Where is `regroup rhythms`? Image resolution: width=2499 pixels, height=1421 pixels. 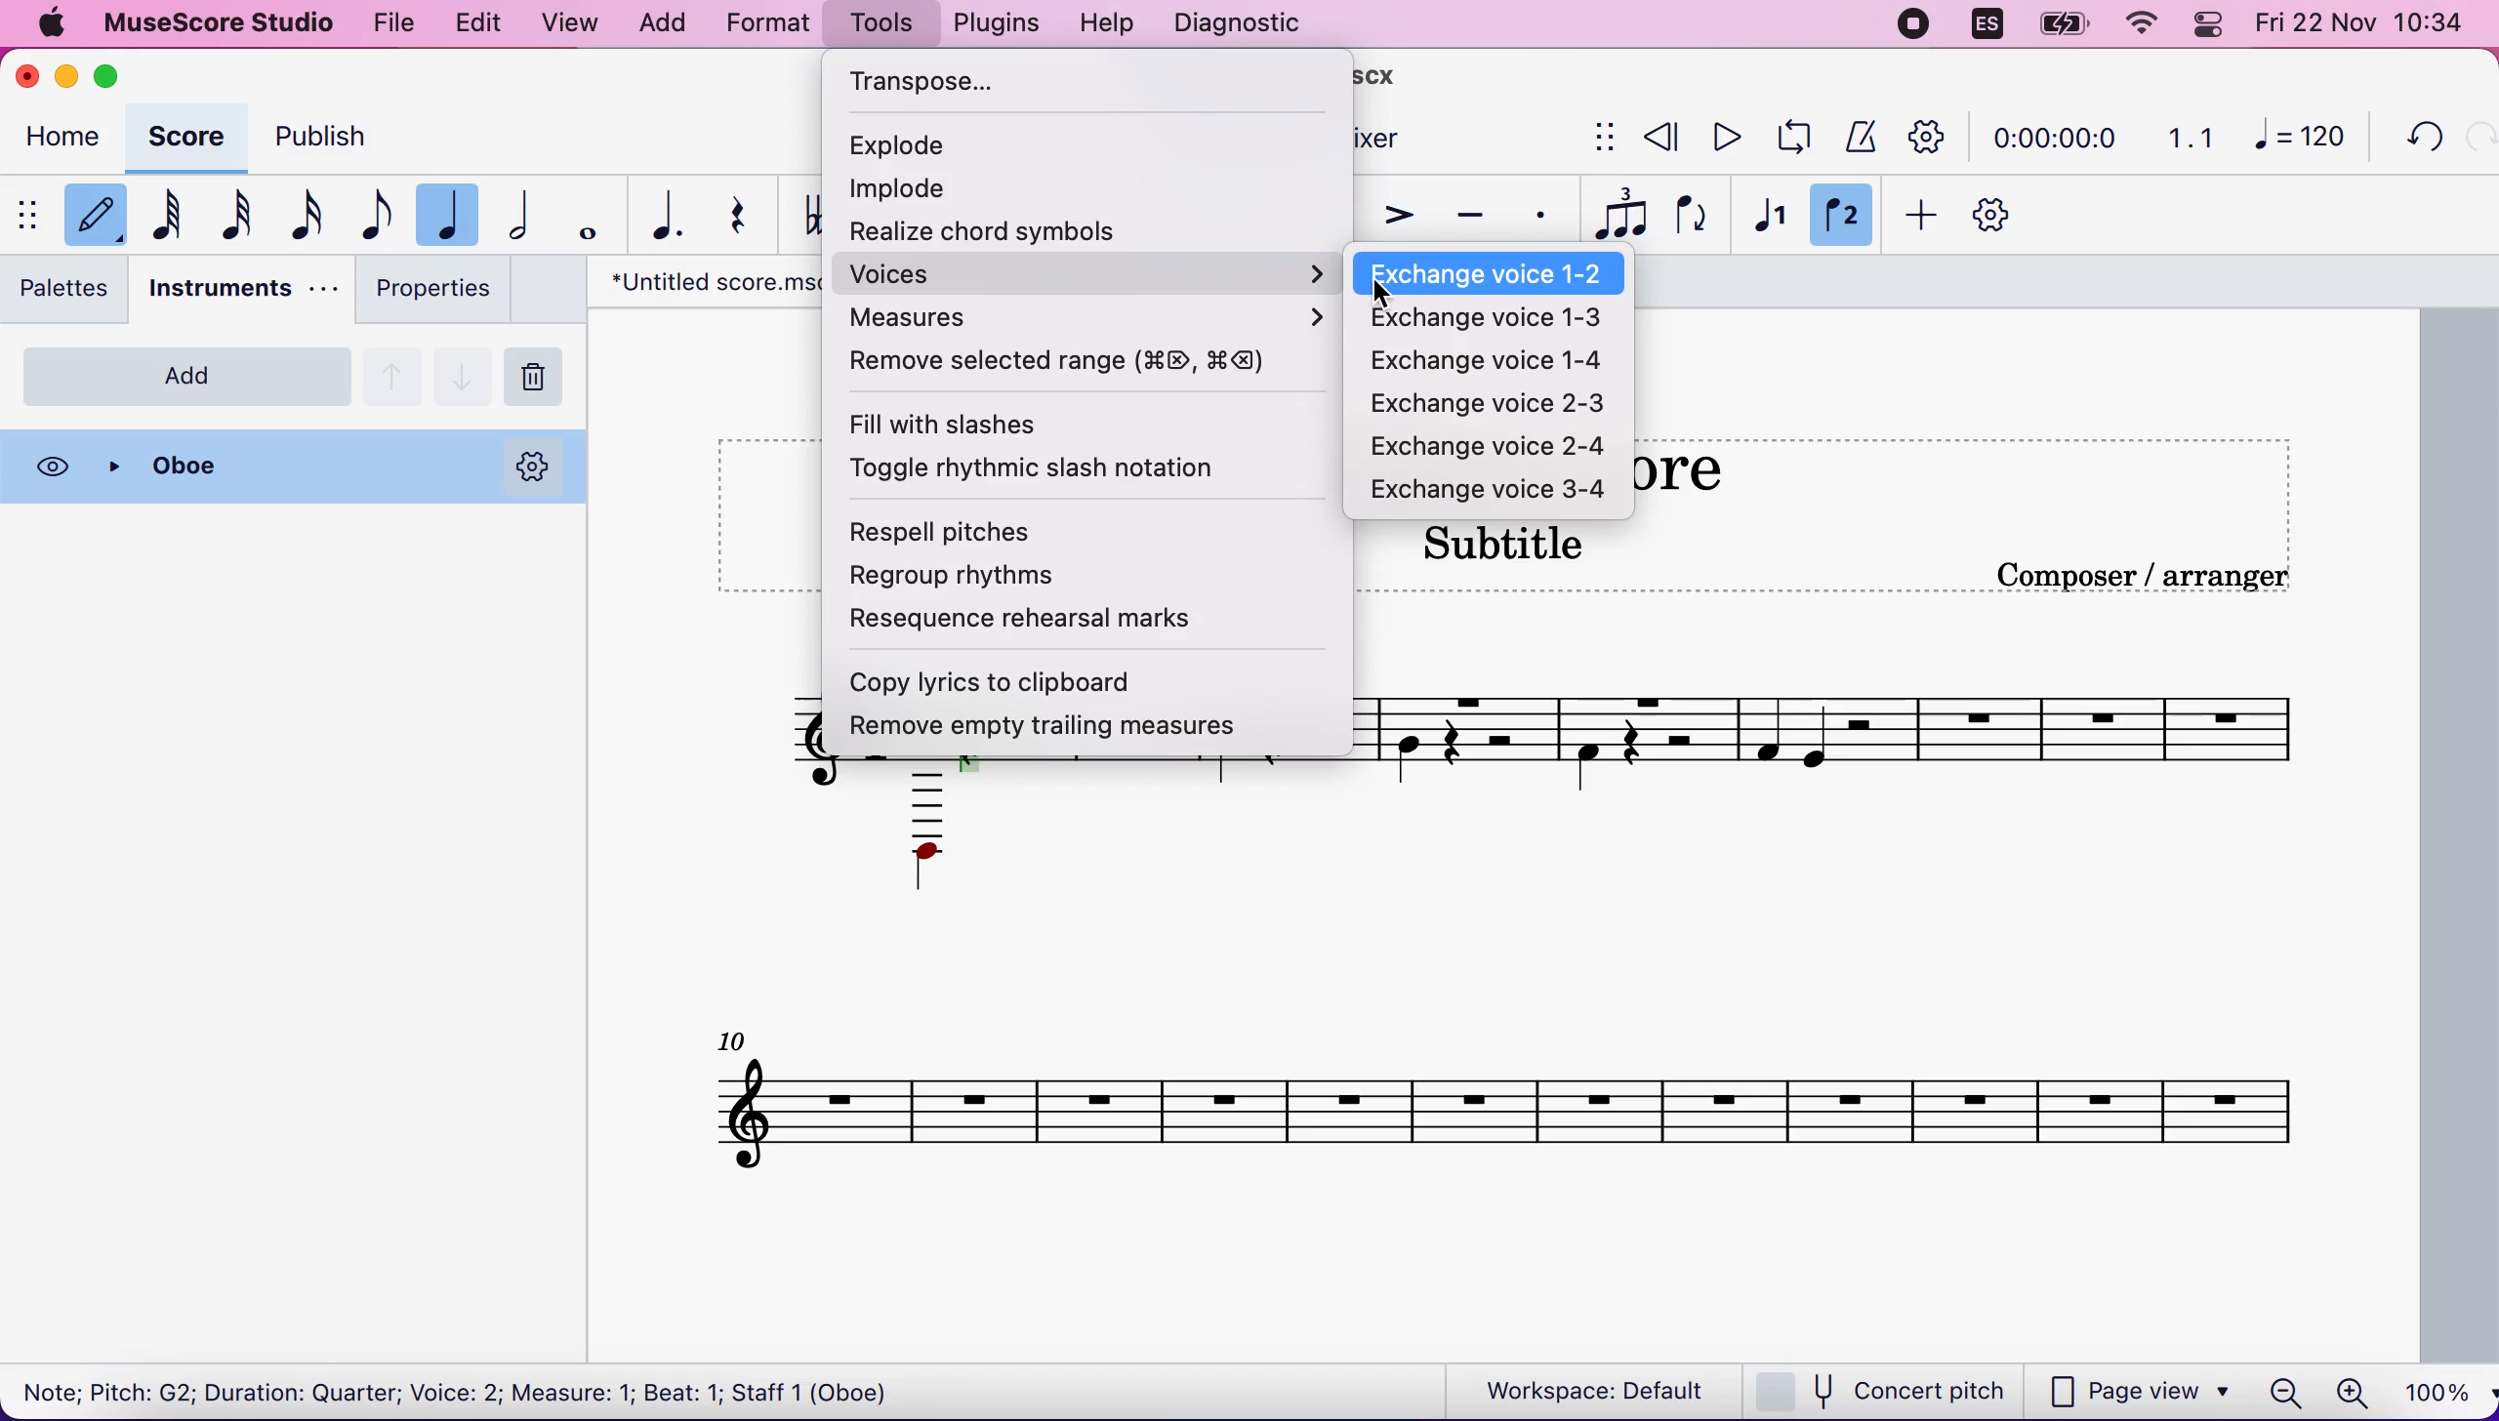
regroup rhythms is located at coordinates (990, 577).